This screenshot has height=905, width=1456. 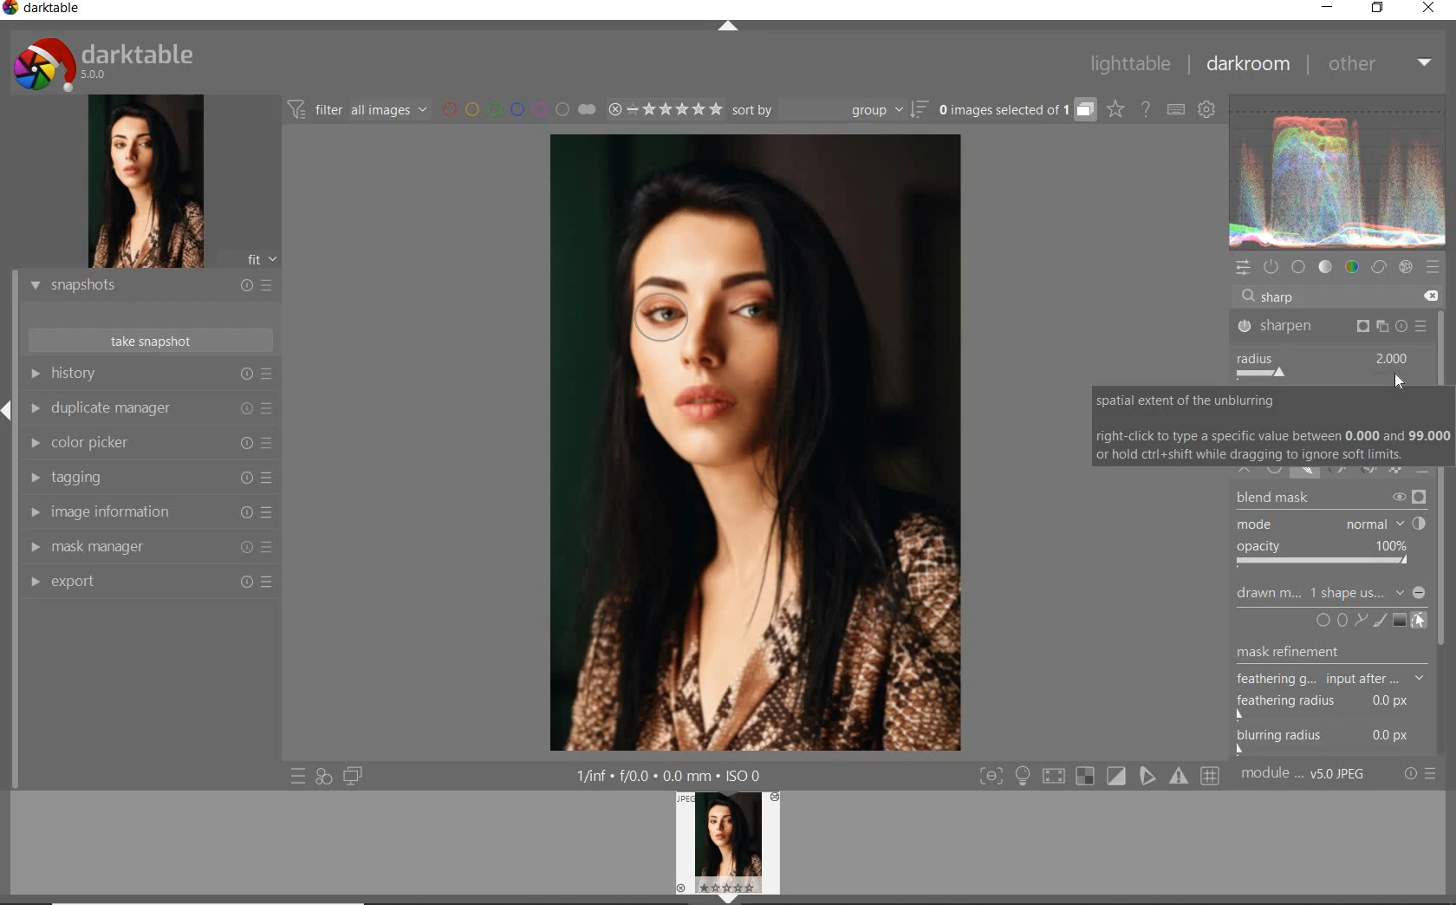 I want to click on Toggle modes, so click(x=1098, y=776).